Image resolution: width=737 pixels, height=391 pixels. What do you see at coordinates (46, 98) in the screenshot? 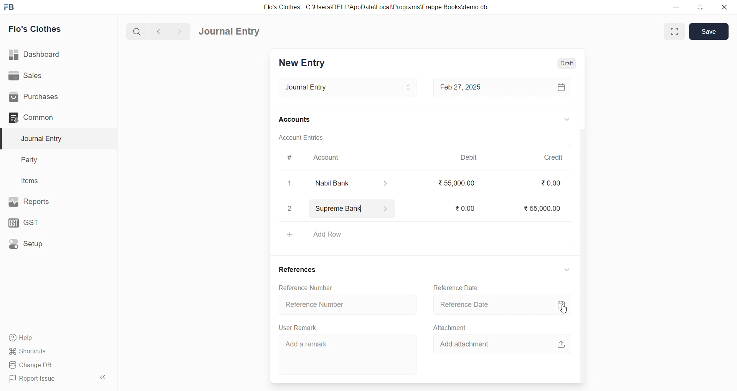
I see `Purchases` at bounding box center [46, 98].